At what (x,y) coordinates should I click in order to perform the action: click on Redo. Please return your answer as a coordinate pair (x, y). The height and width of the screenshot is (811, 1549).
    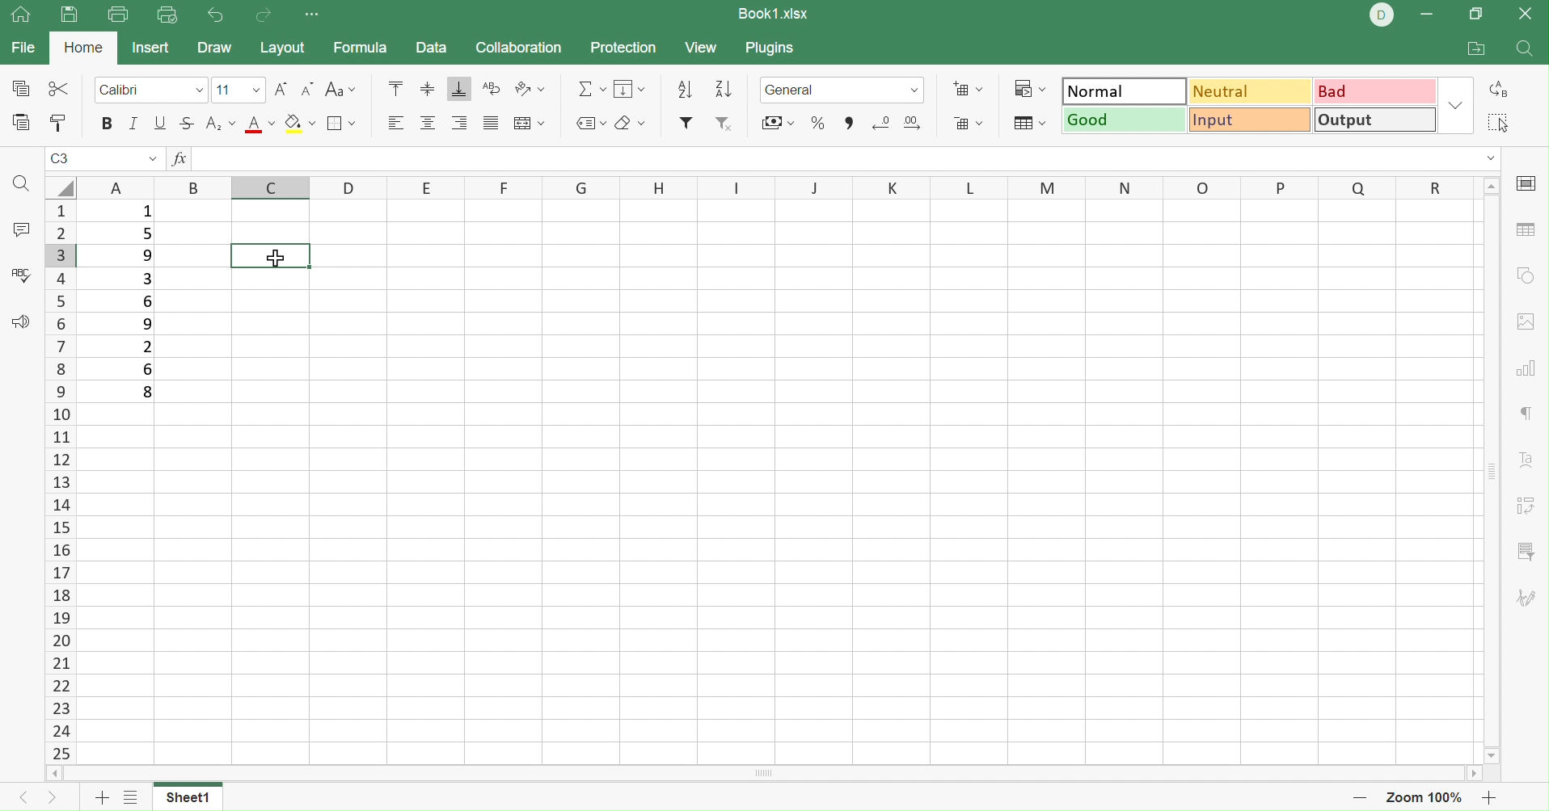
    Looking at the image, I should click on (265, 15).